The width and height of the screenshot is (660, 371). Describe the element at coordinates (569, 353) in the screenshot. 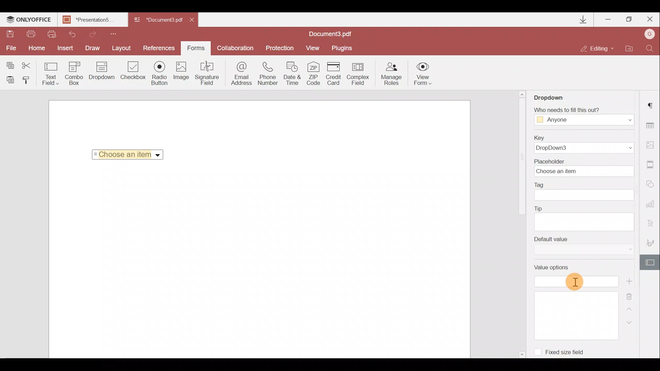

I see `Fixed size field` at that location.